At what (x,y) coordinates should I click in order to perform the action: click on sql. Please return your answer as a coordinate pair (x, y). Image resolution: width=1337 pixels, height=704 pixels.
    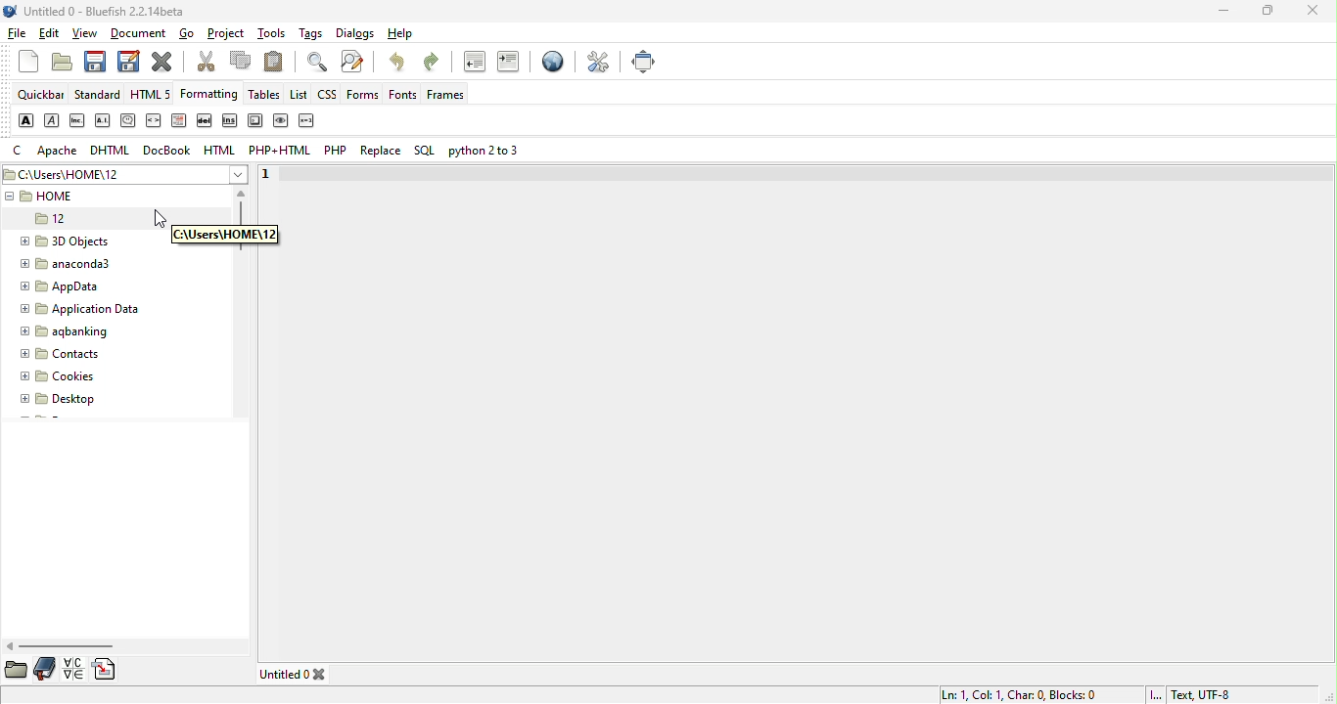
    Looking at the image, I should click on (428, 149).